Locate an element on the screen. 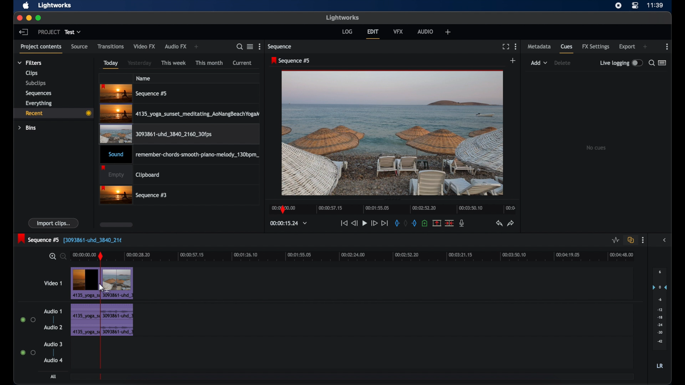 This screenshot has height=385, width=685. audio clip is located at coordinates (85, 321).